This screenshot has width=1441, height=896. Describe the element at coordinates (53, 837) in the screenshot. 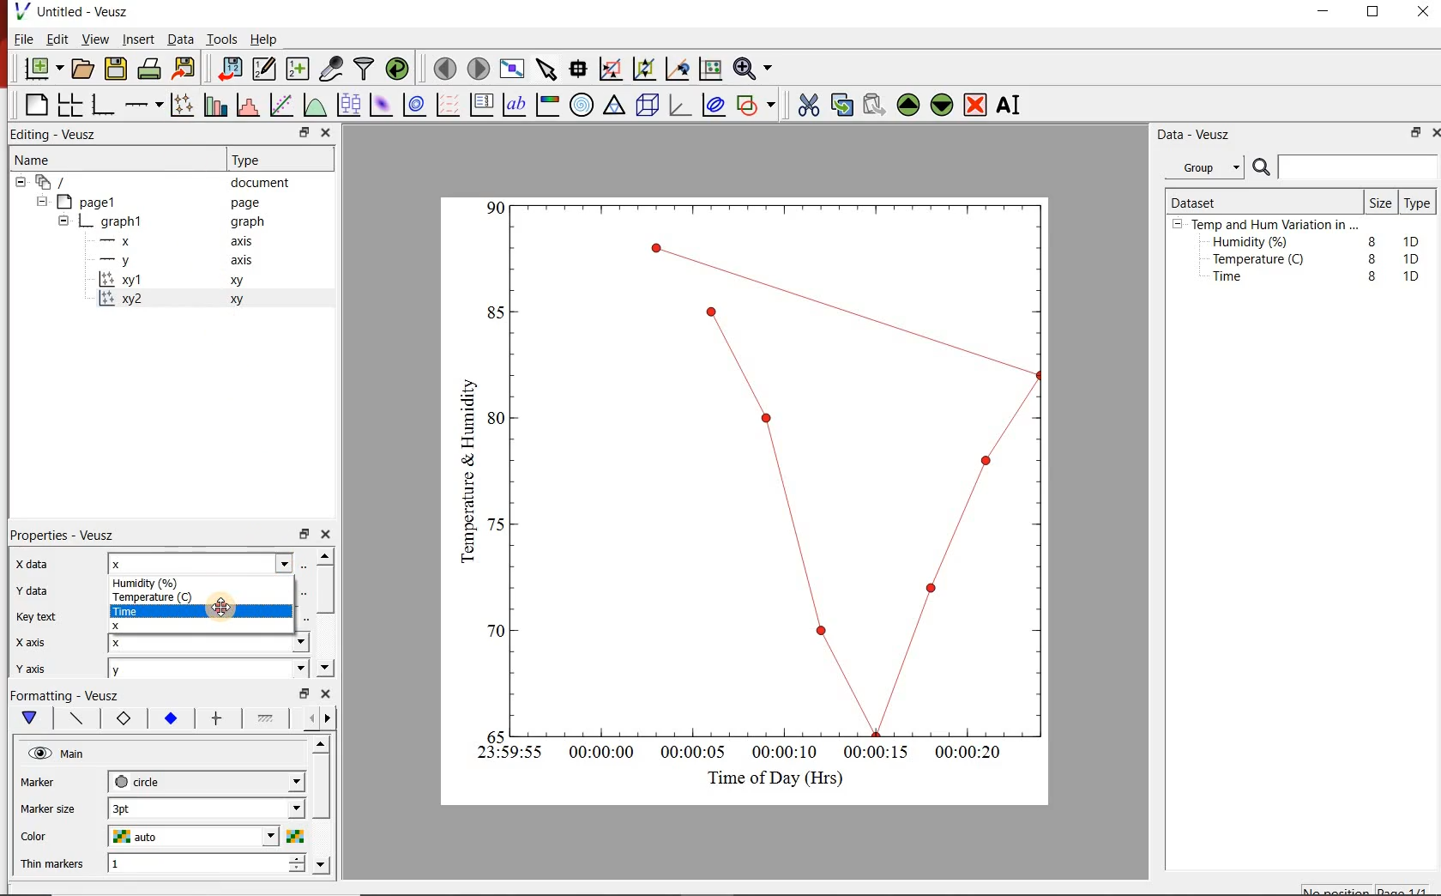

I see `Color` at that location.